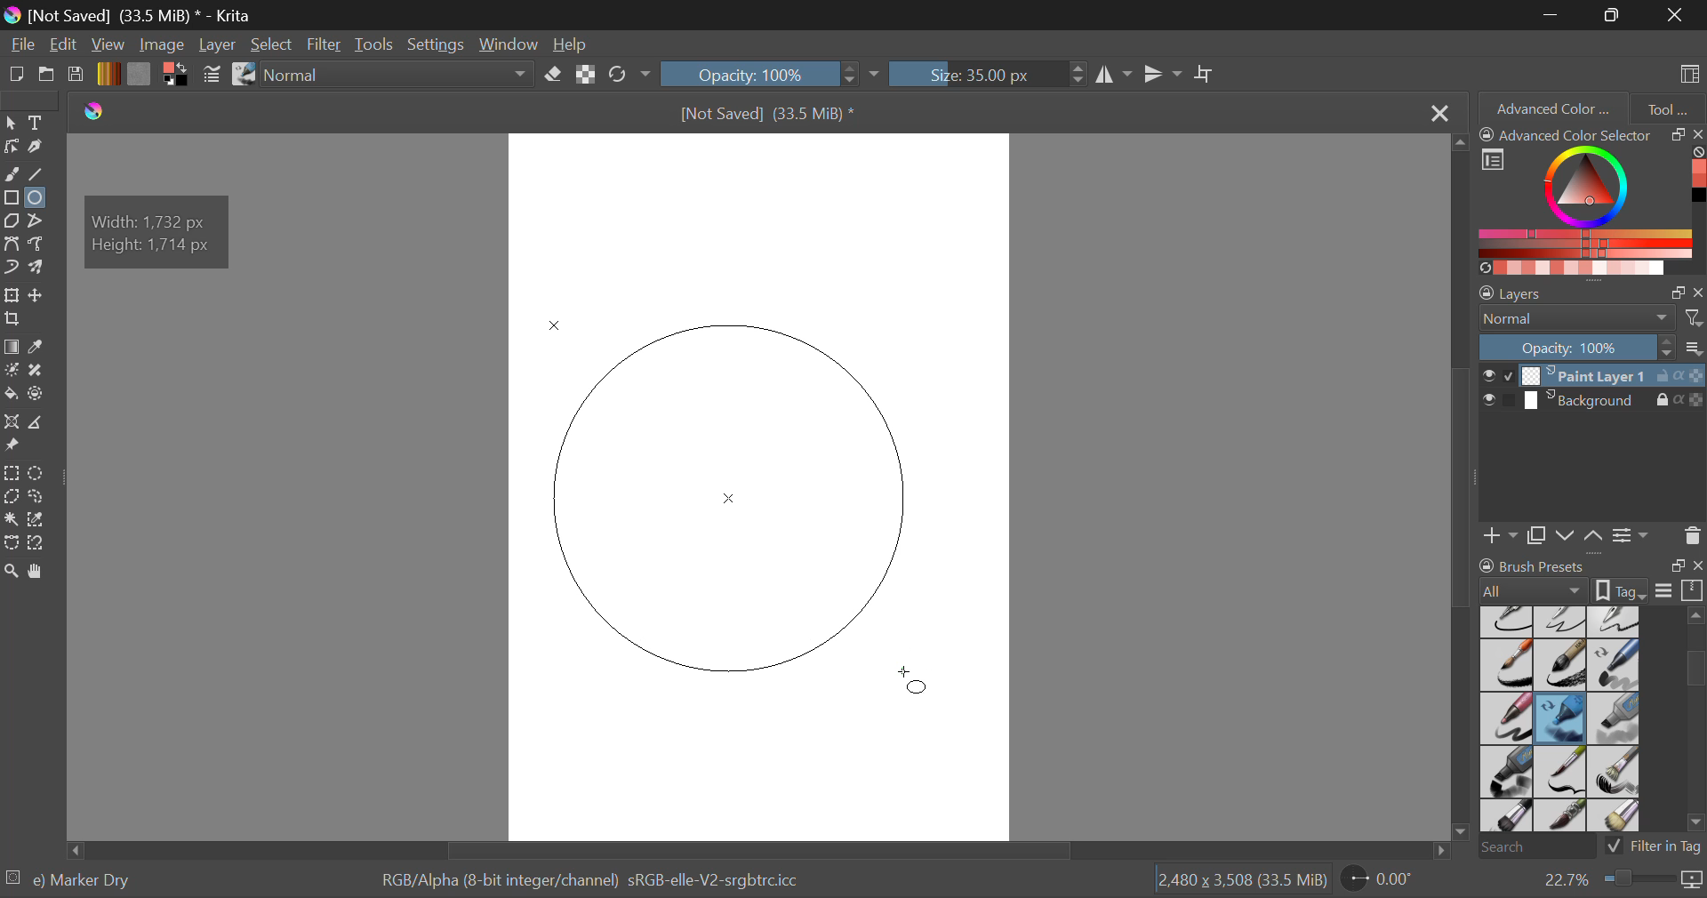  Describe the element at coordinates (1563, 817) in the screenshot. I see `Bristles-4 Glaze` at that location.